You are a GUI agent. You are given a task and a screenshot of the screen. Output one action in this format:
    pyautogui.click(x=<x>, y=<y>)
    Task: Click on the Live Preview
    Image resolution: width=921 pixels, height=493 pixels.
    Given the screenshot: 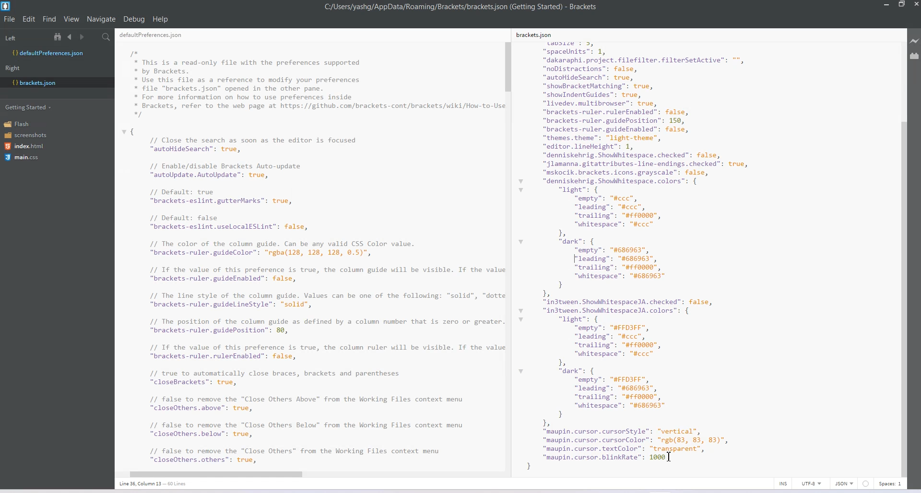 What is the action you would take?
    pyautogui.click(x=915, y=41)
    